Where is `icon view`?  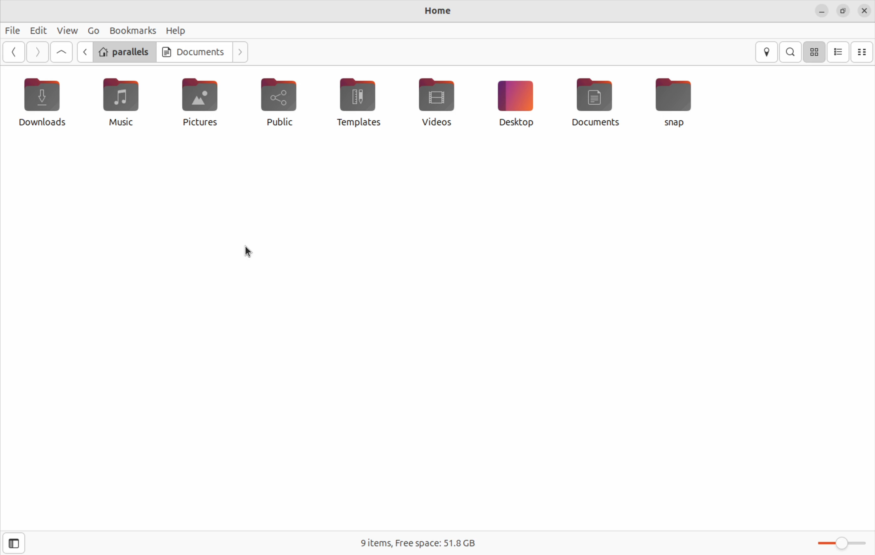
icon view is located at coordinates (814, 53).